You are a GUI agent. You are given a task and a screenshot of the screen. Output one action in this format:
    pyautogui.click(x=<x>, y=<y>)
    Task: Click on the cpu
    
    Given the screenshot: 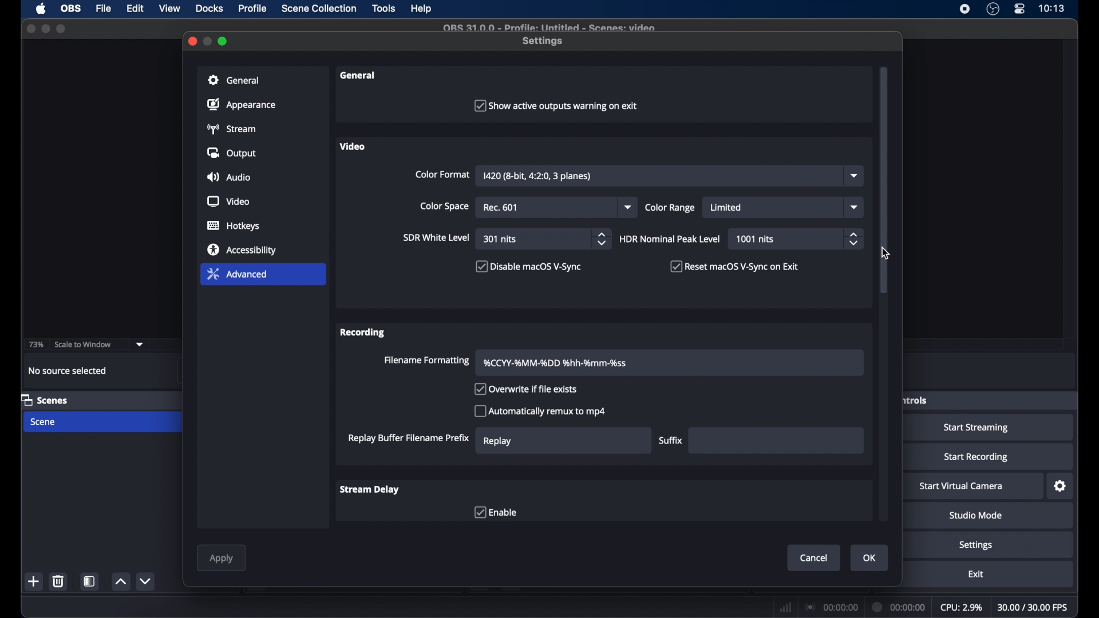 What is the action you would take?
    pyautogui.click(x=962, y=608)
    